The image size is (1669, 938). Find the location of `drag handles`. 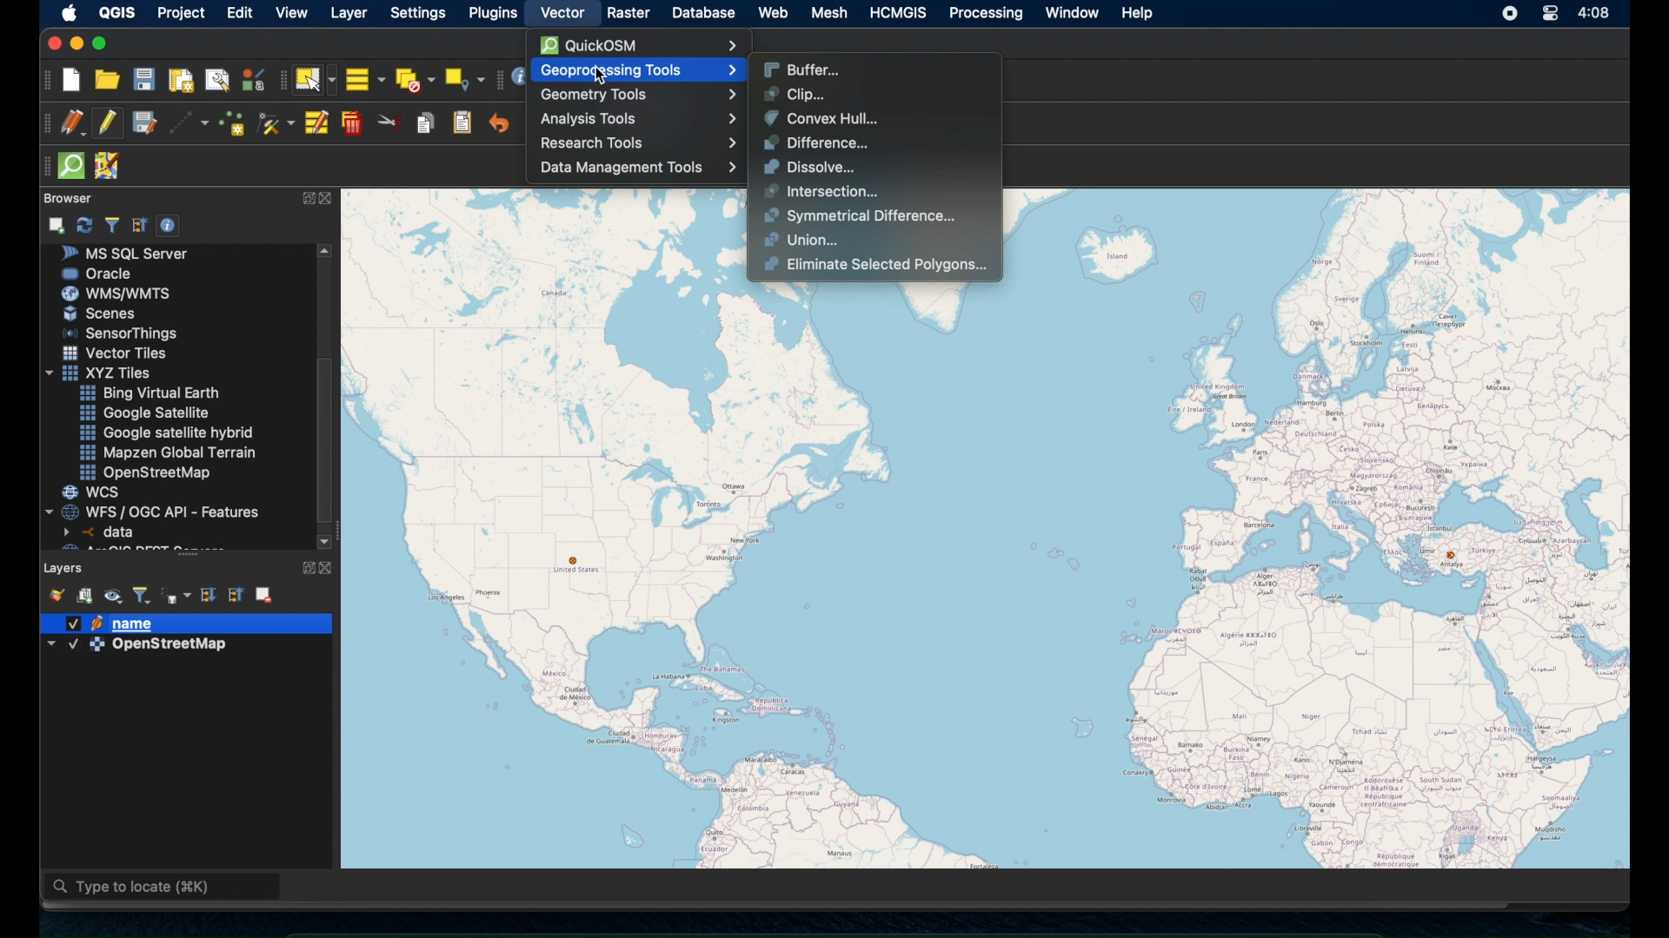

drag handles is located at coordinates (43, 164).